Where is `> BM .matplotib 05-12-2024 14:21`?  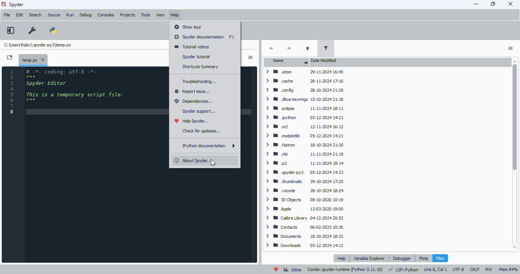
> BM .matplotib 05-12-2024 14:21 is located at coordinates (303, 135).